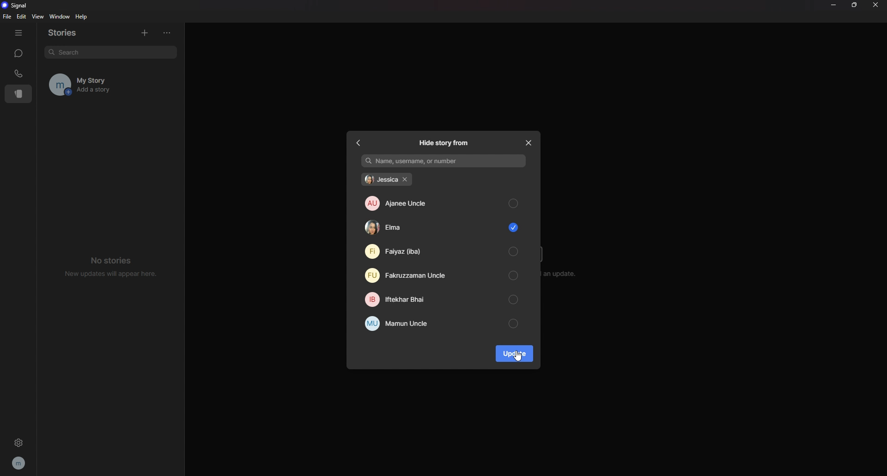 This screenshot has width=887, height=476. What do you see at coordinates (82, 17) in the screenshot?
I see `help` at bounding box center [82, 17].